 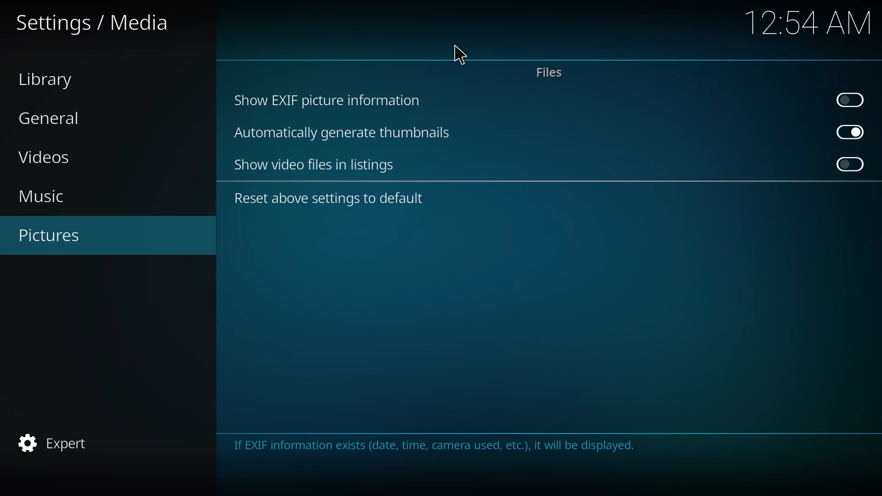 What do you see at coordinates (58, 235) in the screenshot?
I see `pictures` at bounding box center [58, 235].